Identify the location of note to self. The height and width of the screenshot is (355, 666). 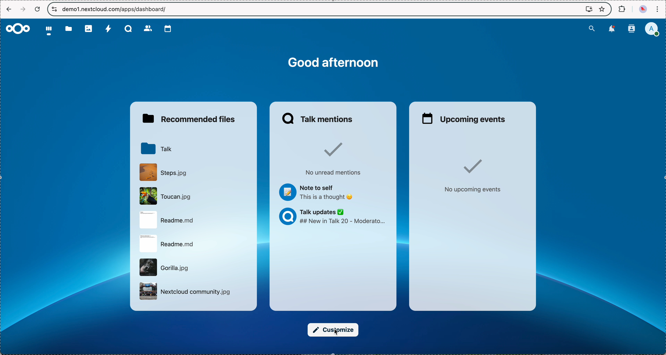
(317, 193).